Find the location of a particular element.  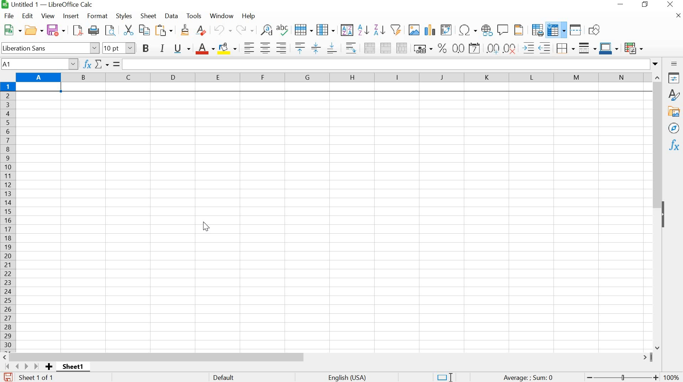

NEW is located at coordinates (11, 30).